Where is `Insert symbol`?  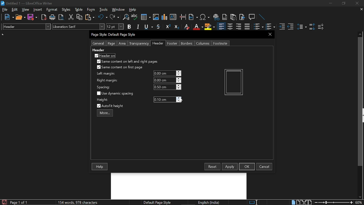 Insert symbol is located at coordinates (205, 17).